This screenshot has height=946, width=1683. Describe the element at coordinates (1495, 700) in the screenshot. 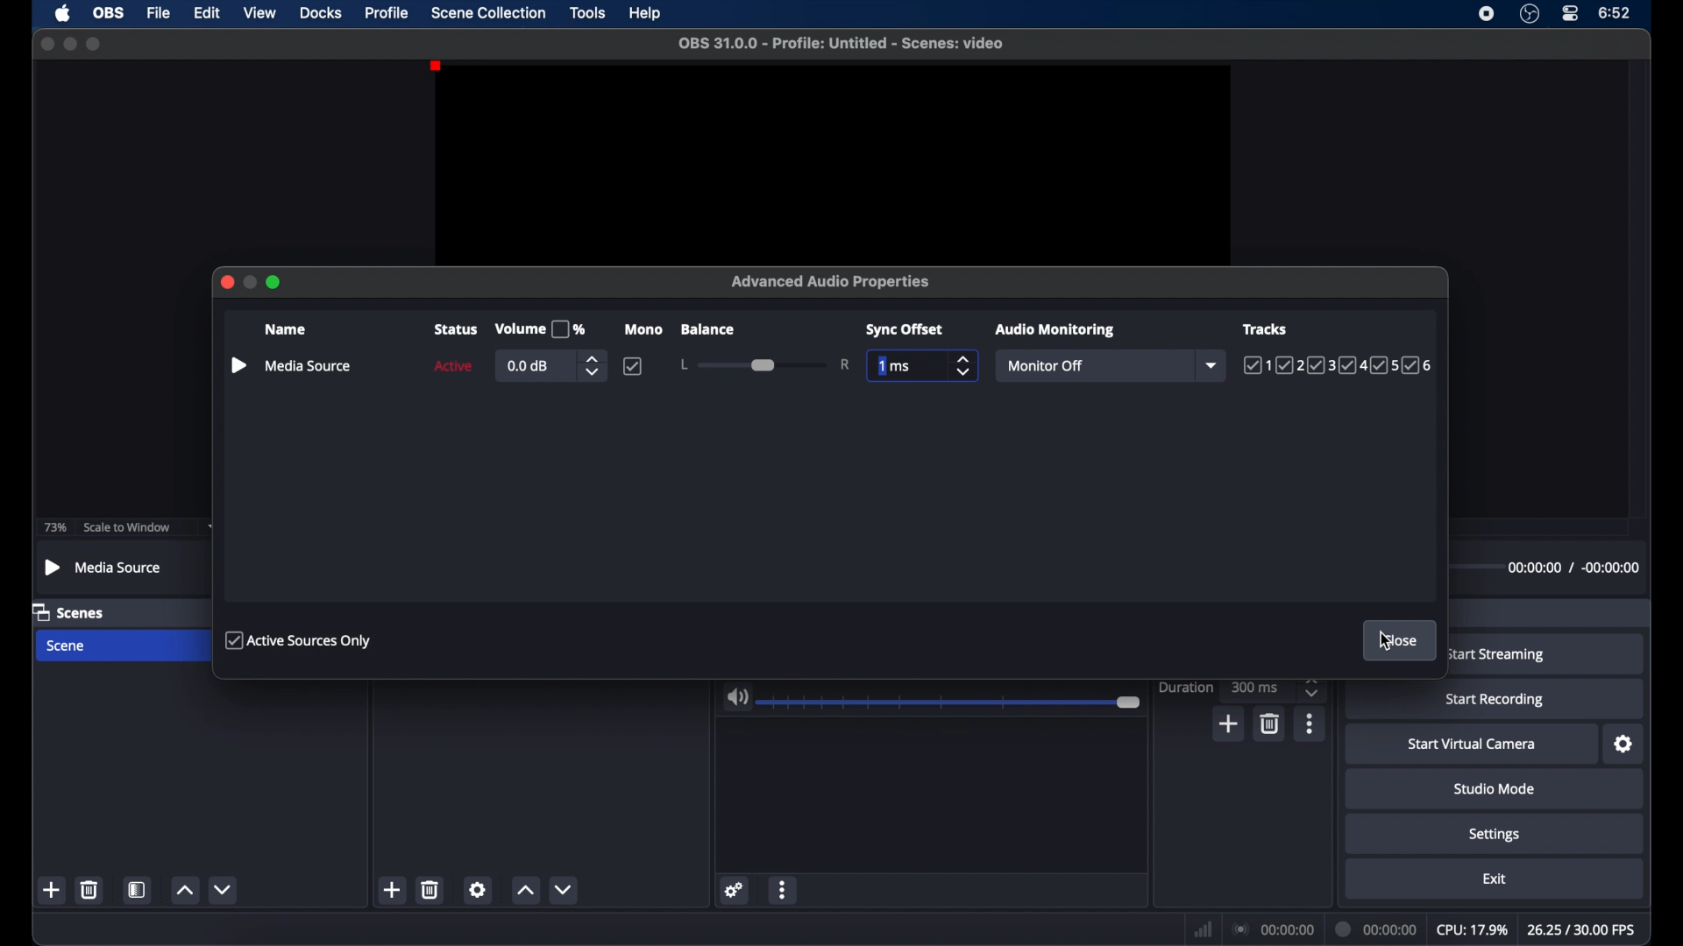

I see `start recording` at that location.